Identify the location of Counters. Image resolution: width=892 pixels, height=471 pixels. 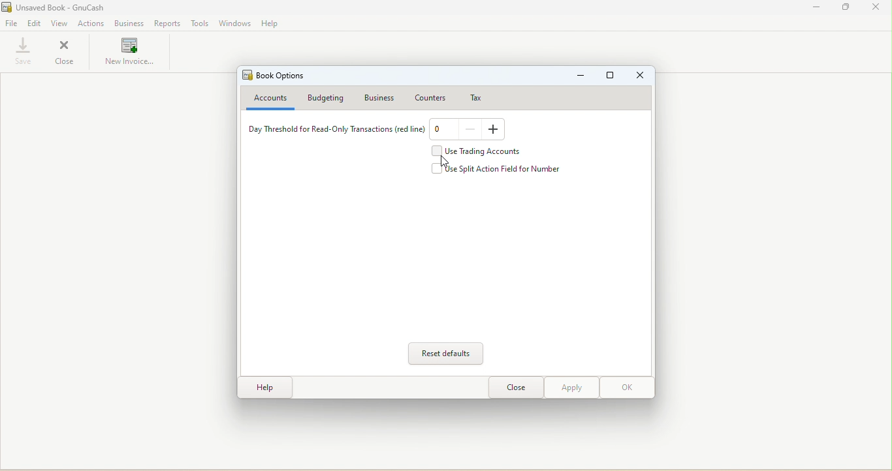
(430, 96).